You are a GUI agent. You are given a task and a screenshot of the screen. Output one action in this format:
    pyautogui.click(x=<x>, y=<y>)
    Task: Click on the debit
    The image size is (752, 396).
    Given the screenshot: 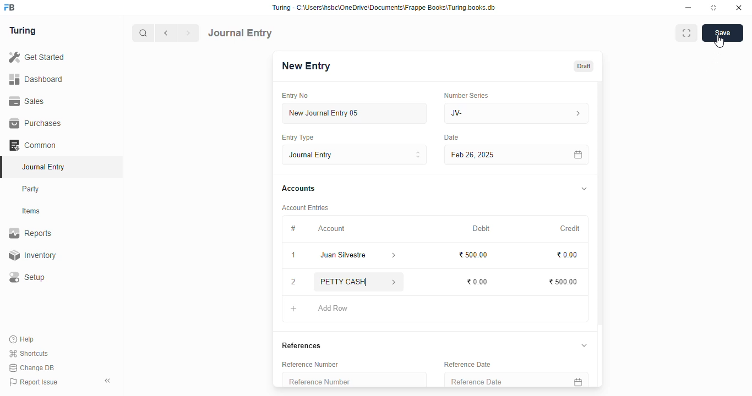 What is the action you would take?
    pyautogui.click(x=482, y=228)
    